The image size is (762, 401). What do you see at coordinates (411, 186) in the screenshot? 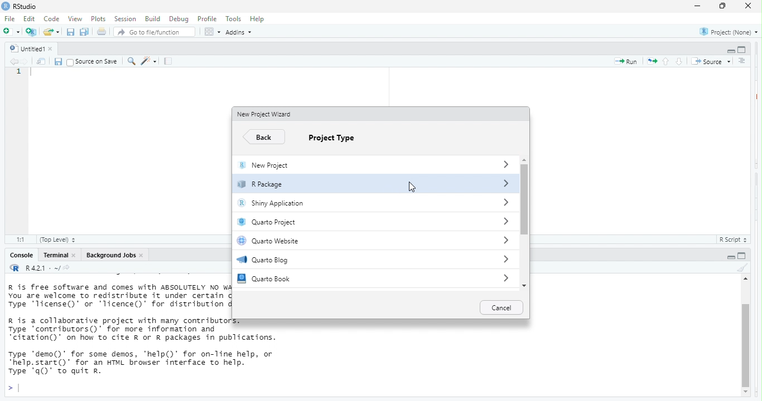
I see `cursor movement` at bounding box center [411, 186].